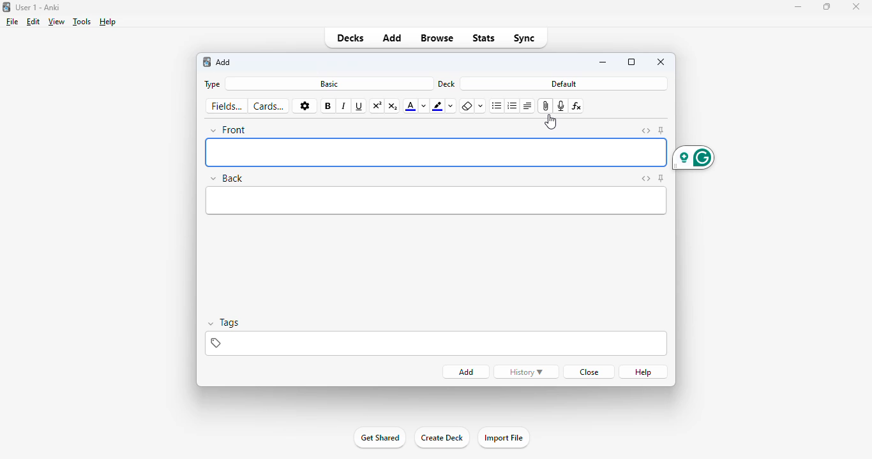 This screenshot has height=459, width=872. What do you see at coordinates (526, 372) in the screenshot?
I see `history` at bounding box center [526, 372].